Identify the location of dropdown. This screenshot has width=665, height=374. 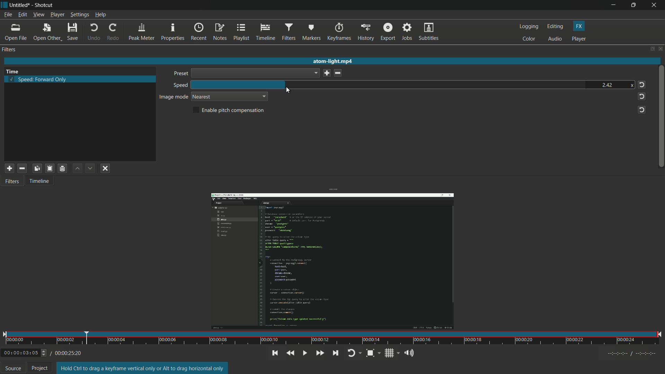
(255, 73).